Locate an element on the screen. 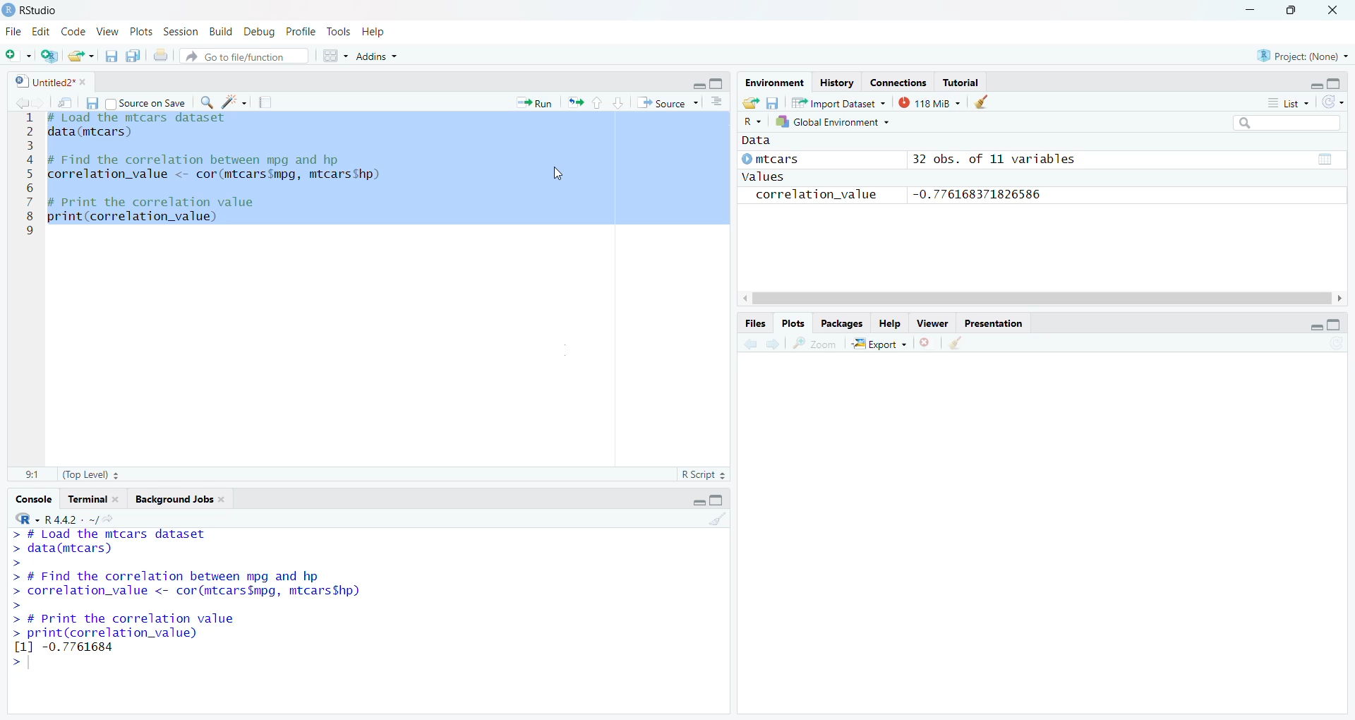  R.4.4.2~/ is located at coordinates (67, 518).